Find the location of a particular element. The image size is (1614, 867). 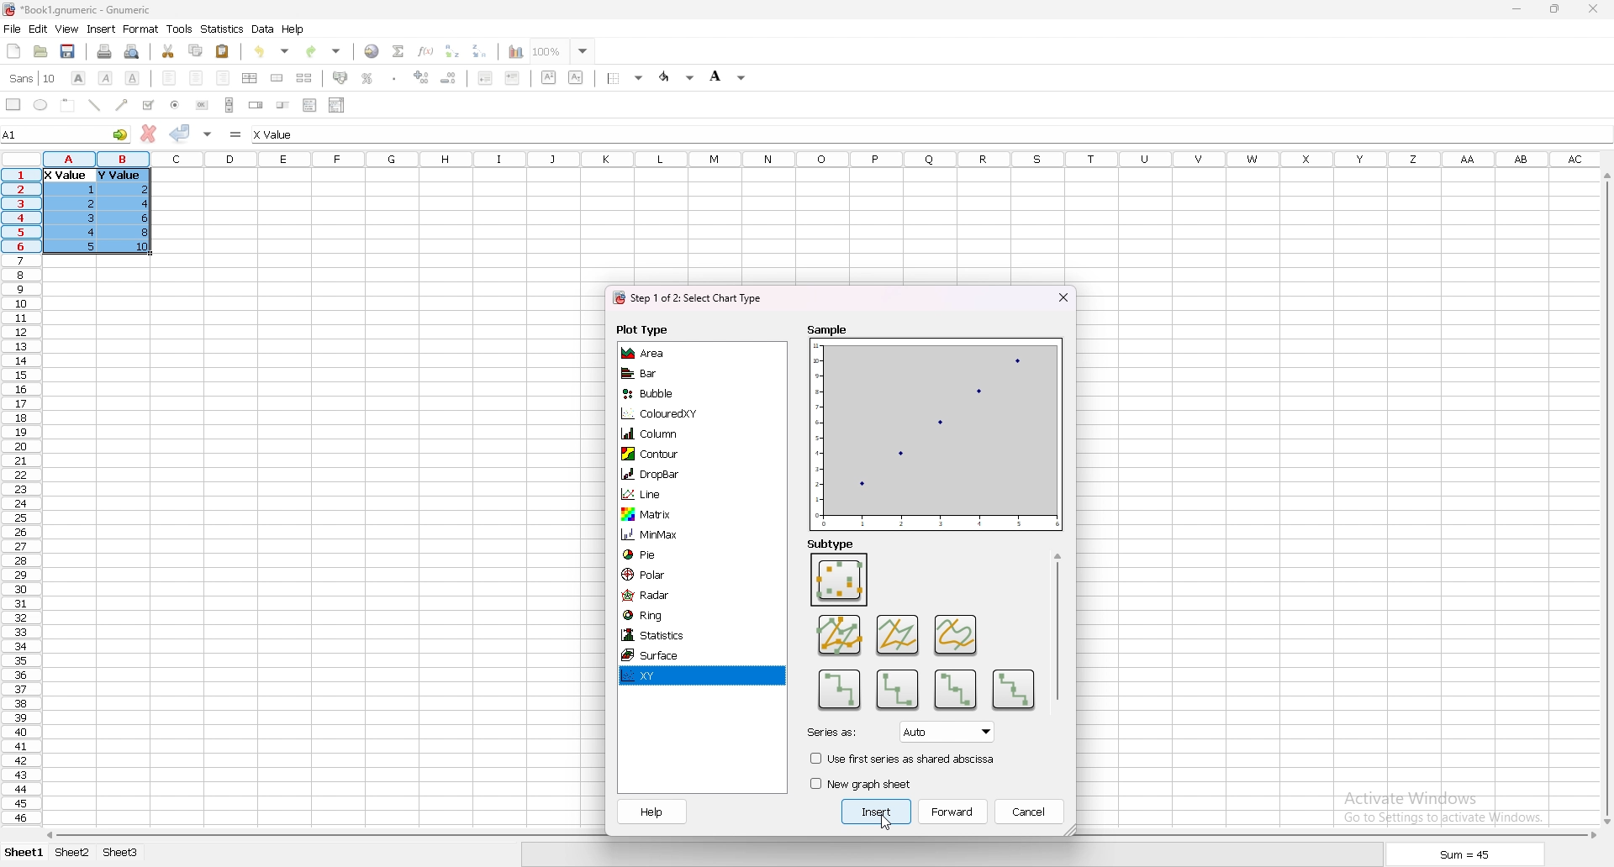

subtype is located at coordinates (841, 690).